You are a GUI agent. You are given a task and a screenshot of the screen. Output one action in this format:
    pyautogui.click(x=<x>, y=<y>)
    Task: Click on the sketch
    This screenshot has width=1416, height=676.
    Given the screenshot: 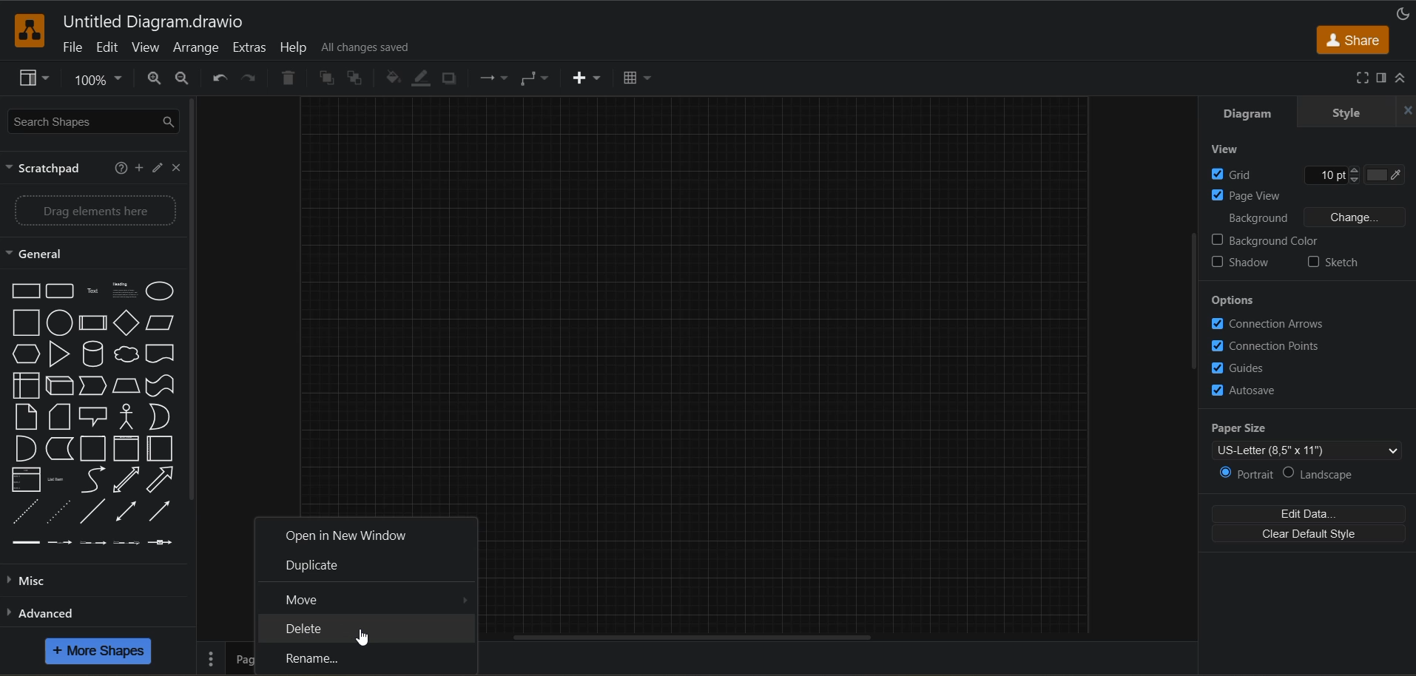 What is the action you would take?
    pyautogui.click(x=1334, y=263)
    